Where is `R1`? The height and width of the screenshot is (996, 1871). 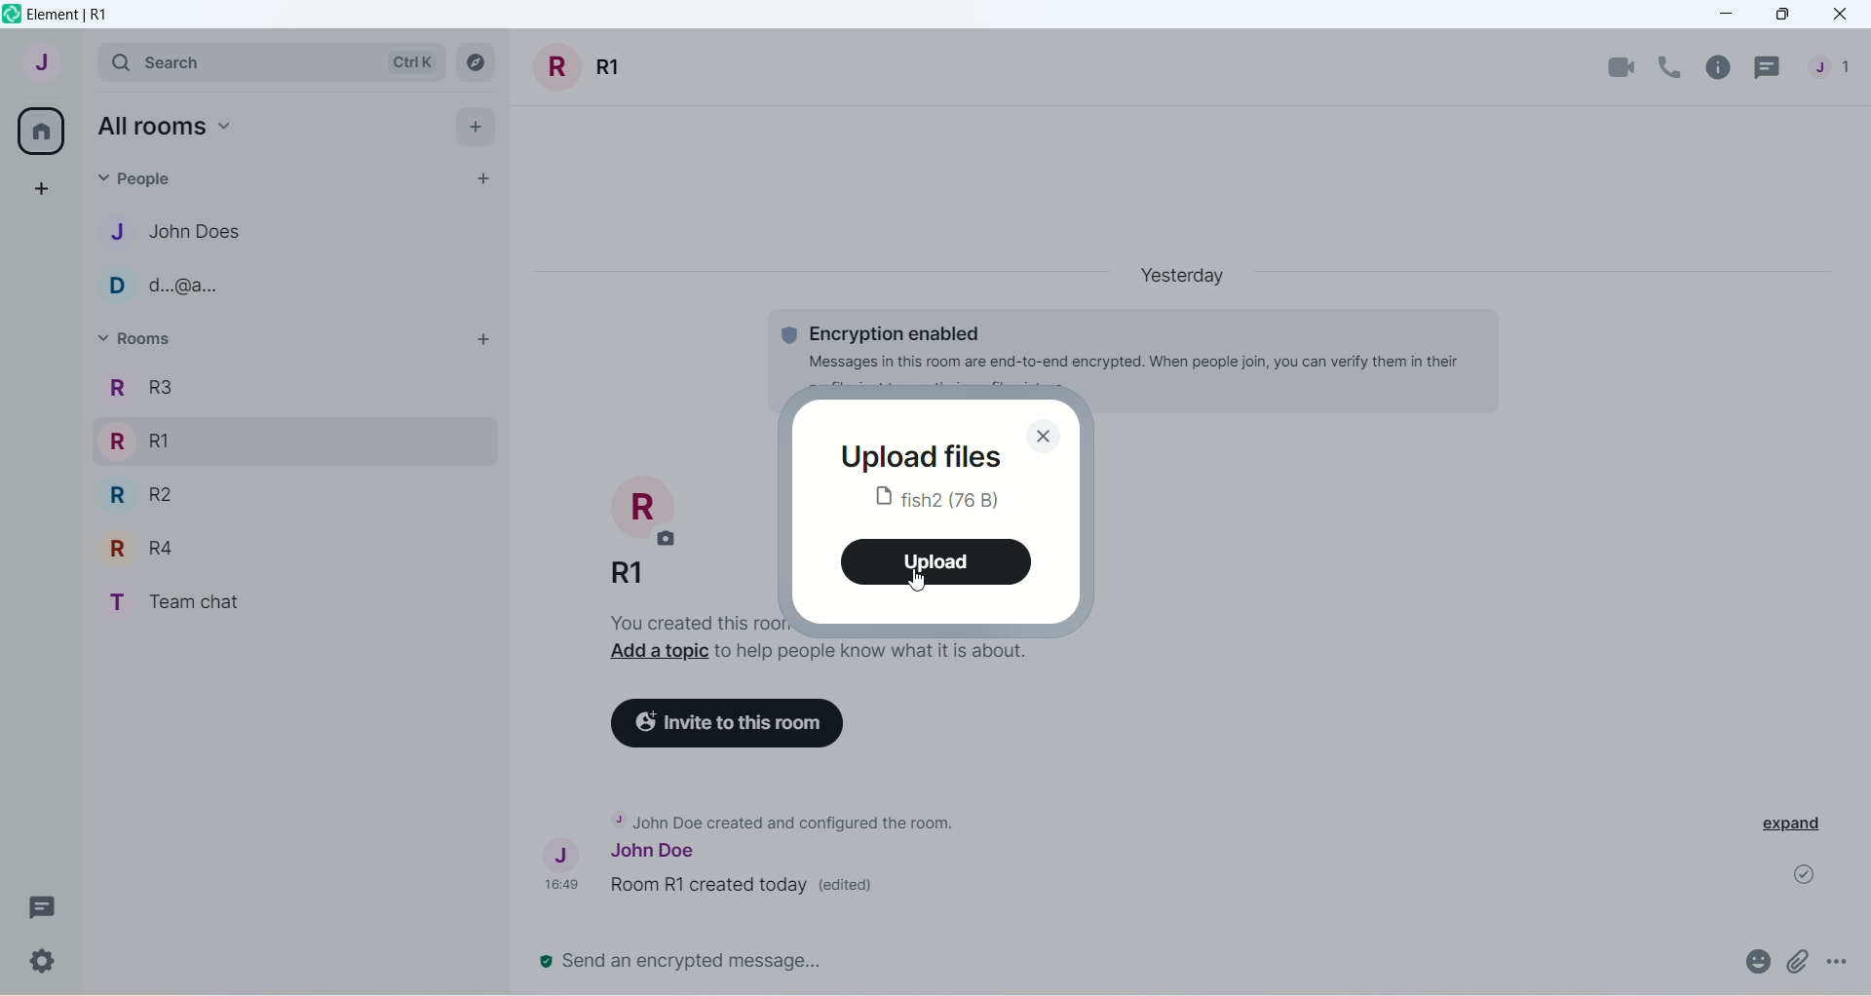
R1 is located at coordinates (603, 574).